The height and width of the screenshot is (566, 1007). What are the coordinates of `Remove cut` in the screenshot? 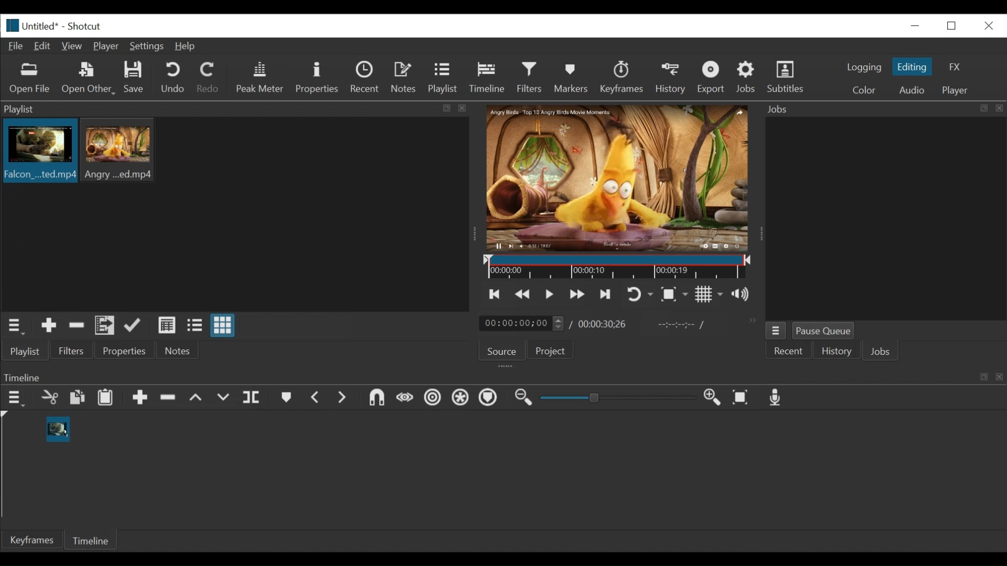 It's located at (77, 327).